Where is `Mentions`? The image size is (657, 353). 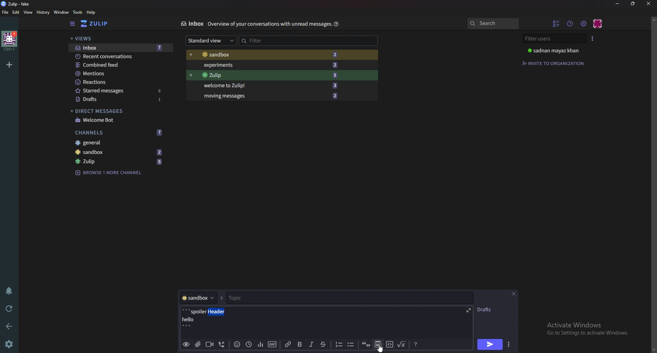
Mentions is located at coordinates (119, 73).